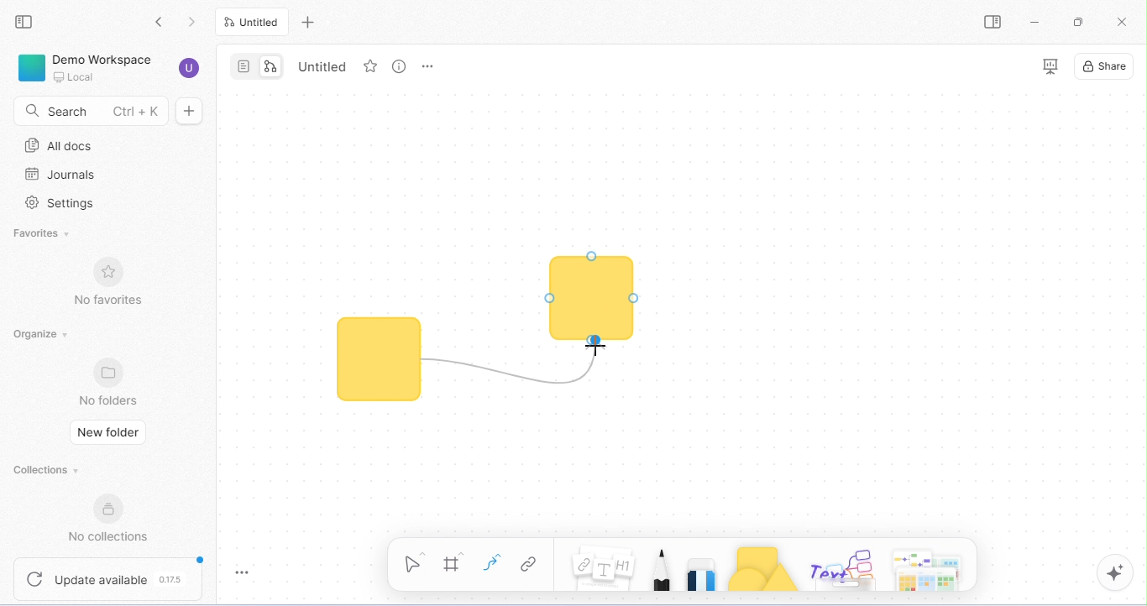  I want to click on settings, so click(59, 205).